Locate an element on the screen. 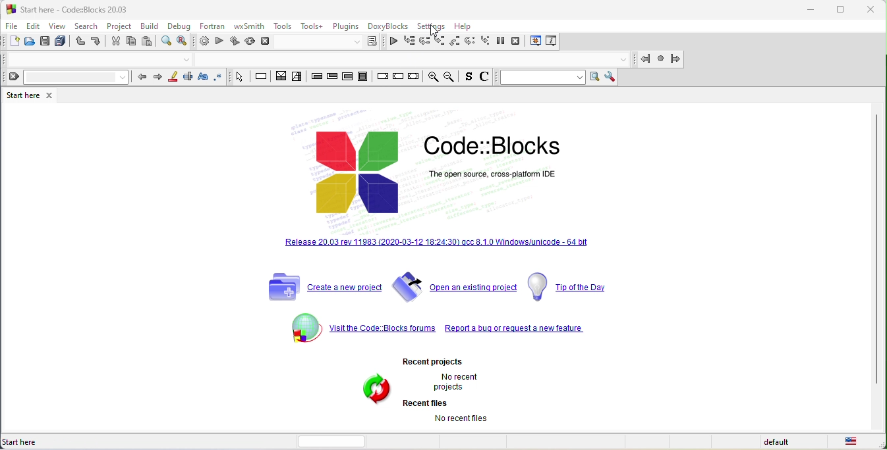 The height and width of the screenshot is (450, 887). rebuild is located at coordinates (251, 41).